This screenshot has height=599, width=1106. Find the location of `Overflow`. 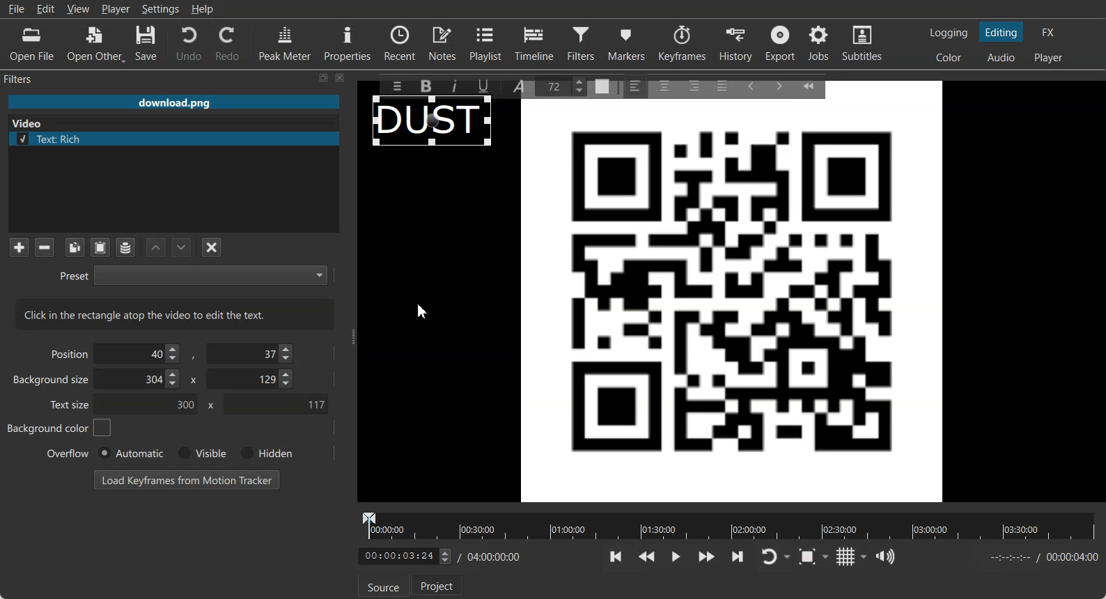

Overflow is located at coordinates (68, 453).